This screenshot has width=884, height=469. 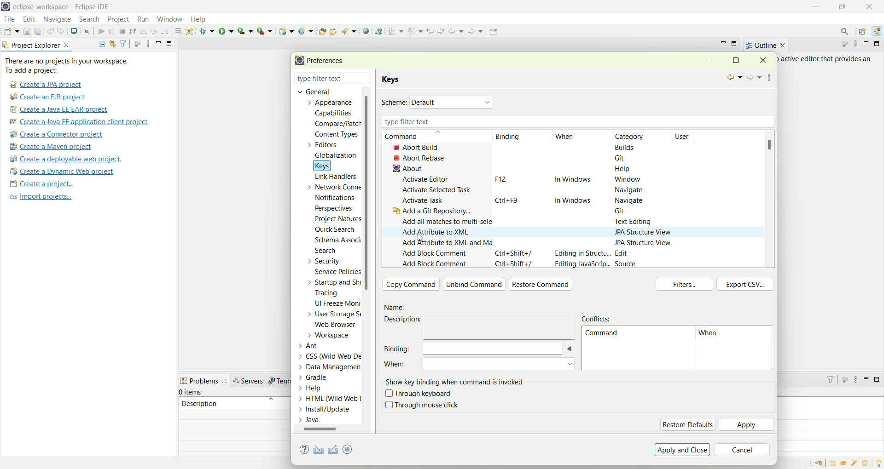 I want to click on outline, so click(x=765, y=45).